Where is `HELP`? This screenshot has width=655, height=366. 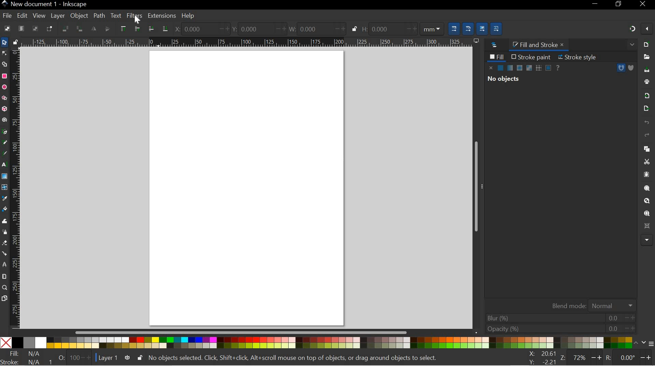
HELP is located at coordinates (188, 16).